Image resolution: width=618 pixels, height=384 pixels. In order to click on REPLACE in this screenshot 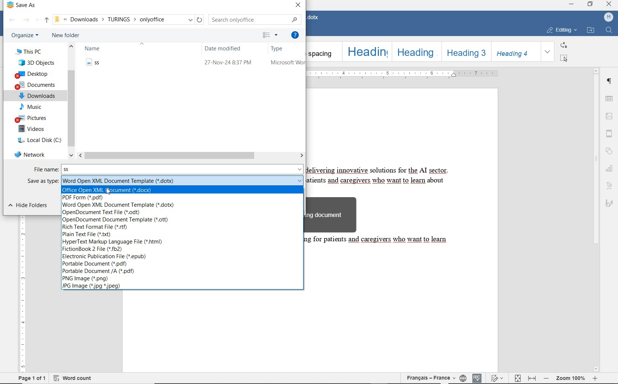, I will do `click(564, 45)`.